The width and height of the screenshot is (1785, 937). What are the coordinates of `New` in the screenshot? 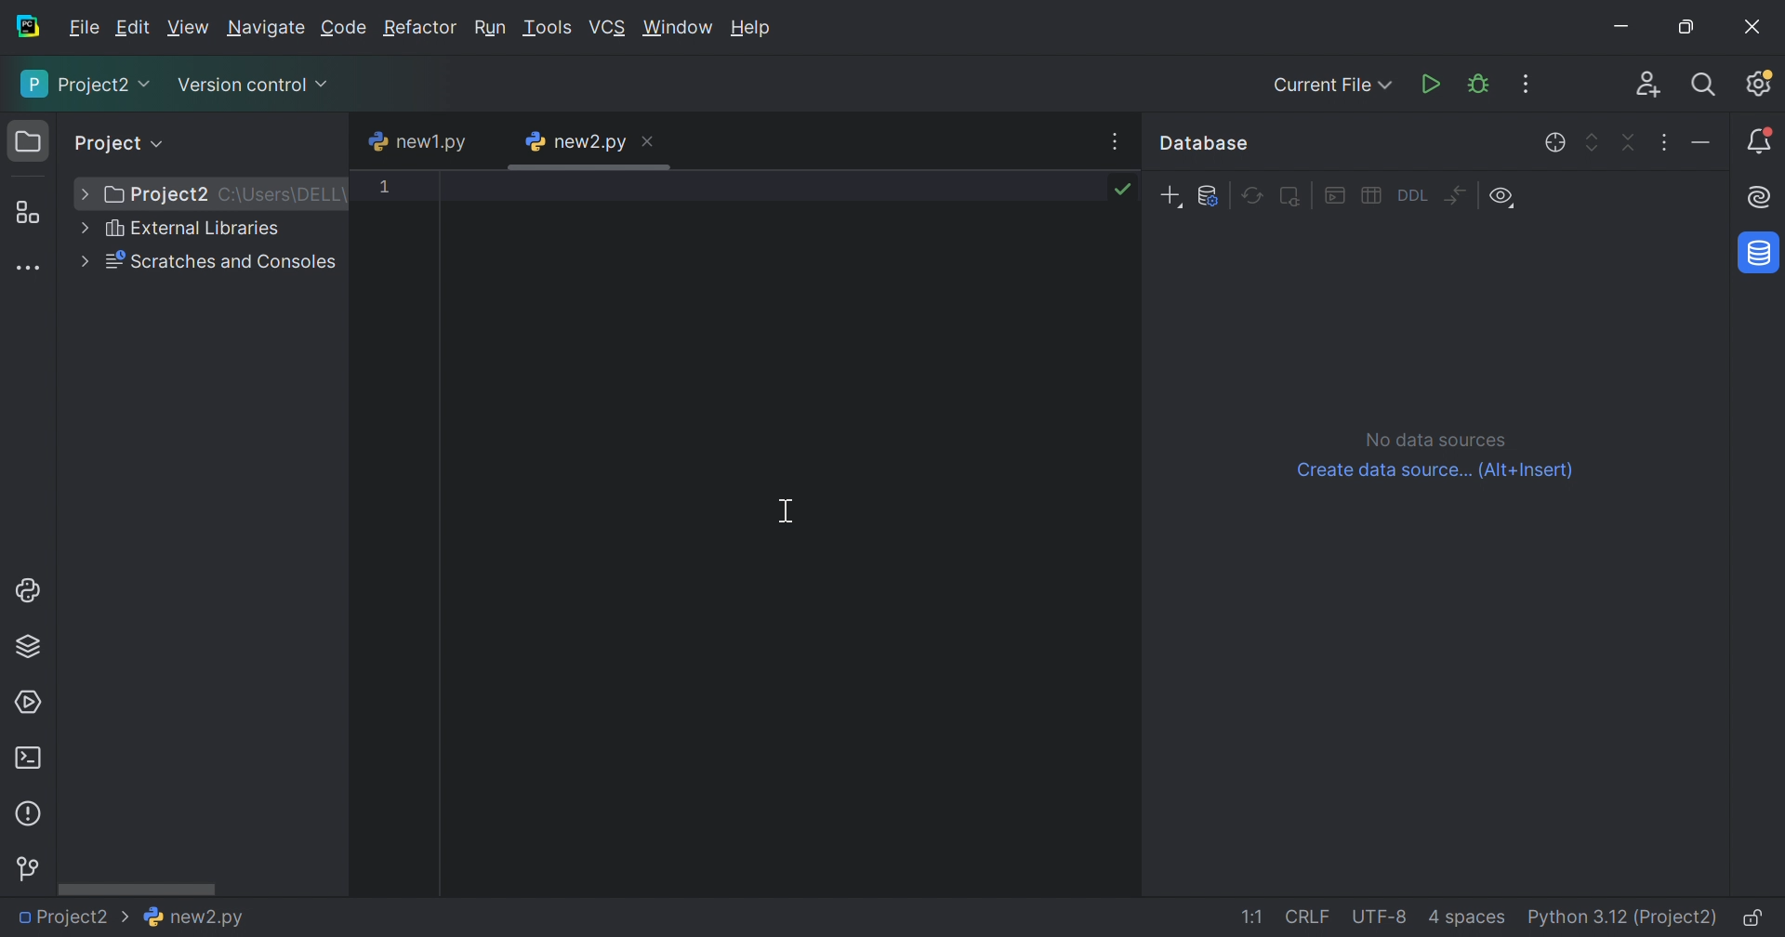 It's located at (1170, 194).